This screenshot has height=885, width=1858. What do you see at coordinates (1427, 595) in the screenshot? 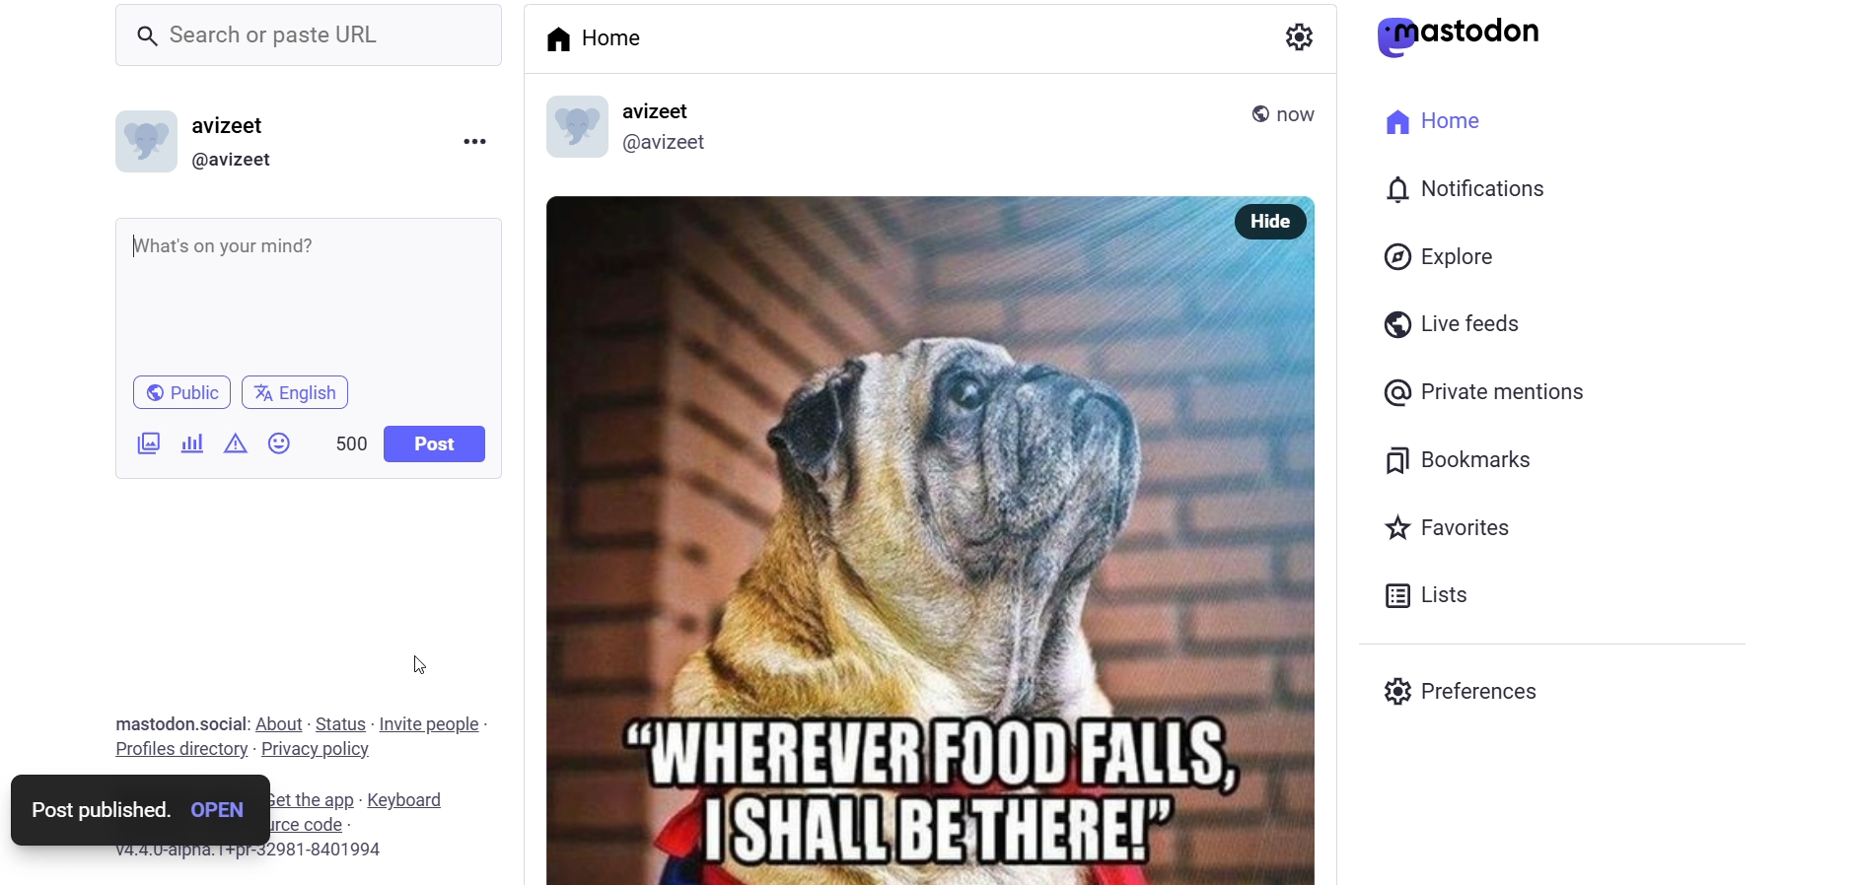
I see `list` at bounding box center [1427, 595].